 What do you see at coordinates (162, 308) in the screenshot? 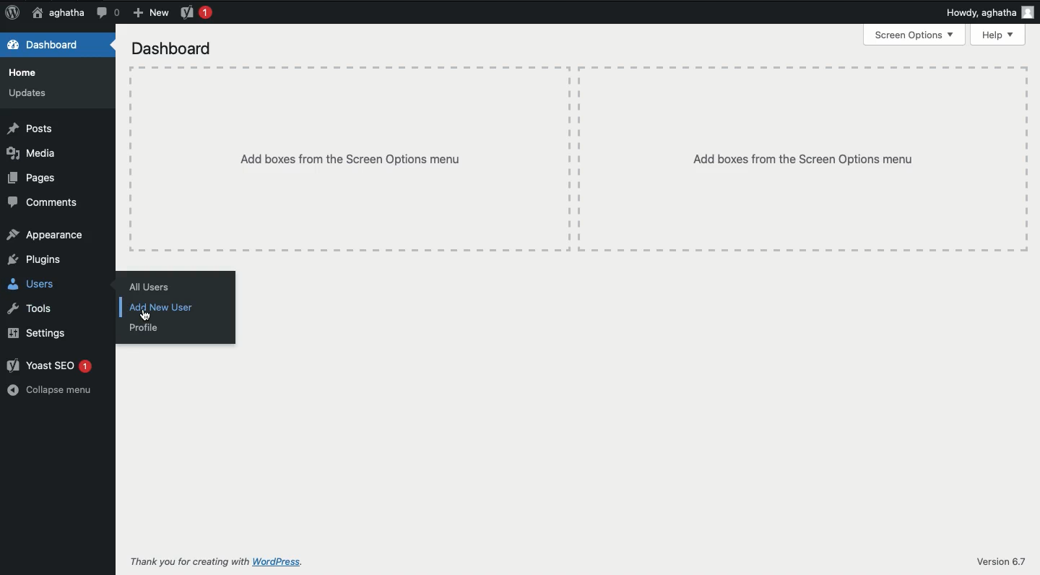
I see `Click on add new user` at bounding box center [162, 308].